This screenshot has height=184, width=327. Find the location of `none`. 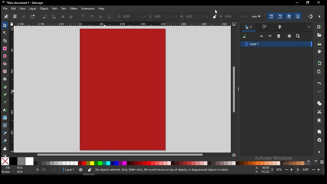

none is located at coordinates (5, 161).